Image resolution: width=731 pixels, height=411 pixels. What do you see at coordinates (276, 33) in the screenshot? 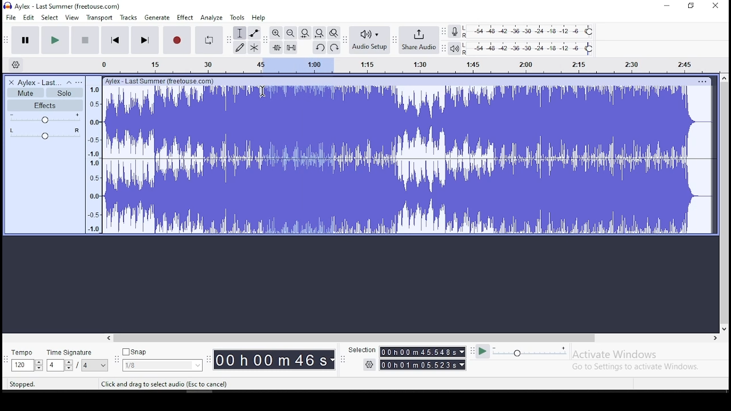
I see `zoom in` at bounding box center [276, 33].